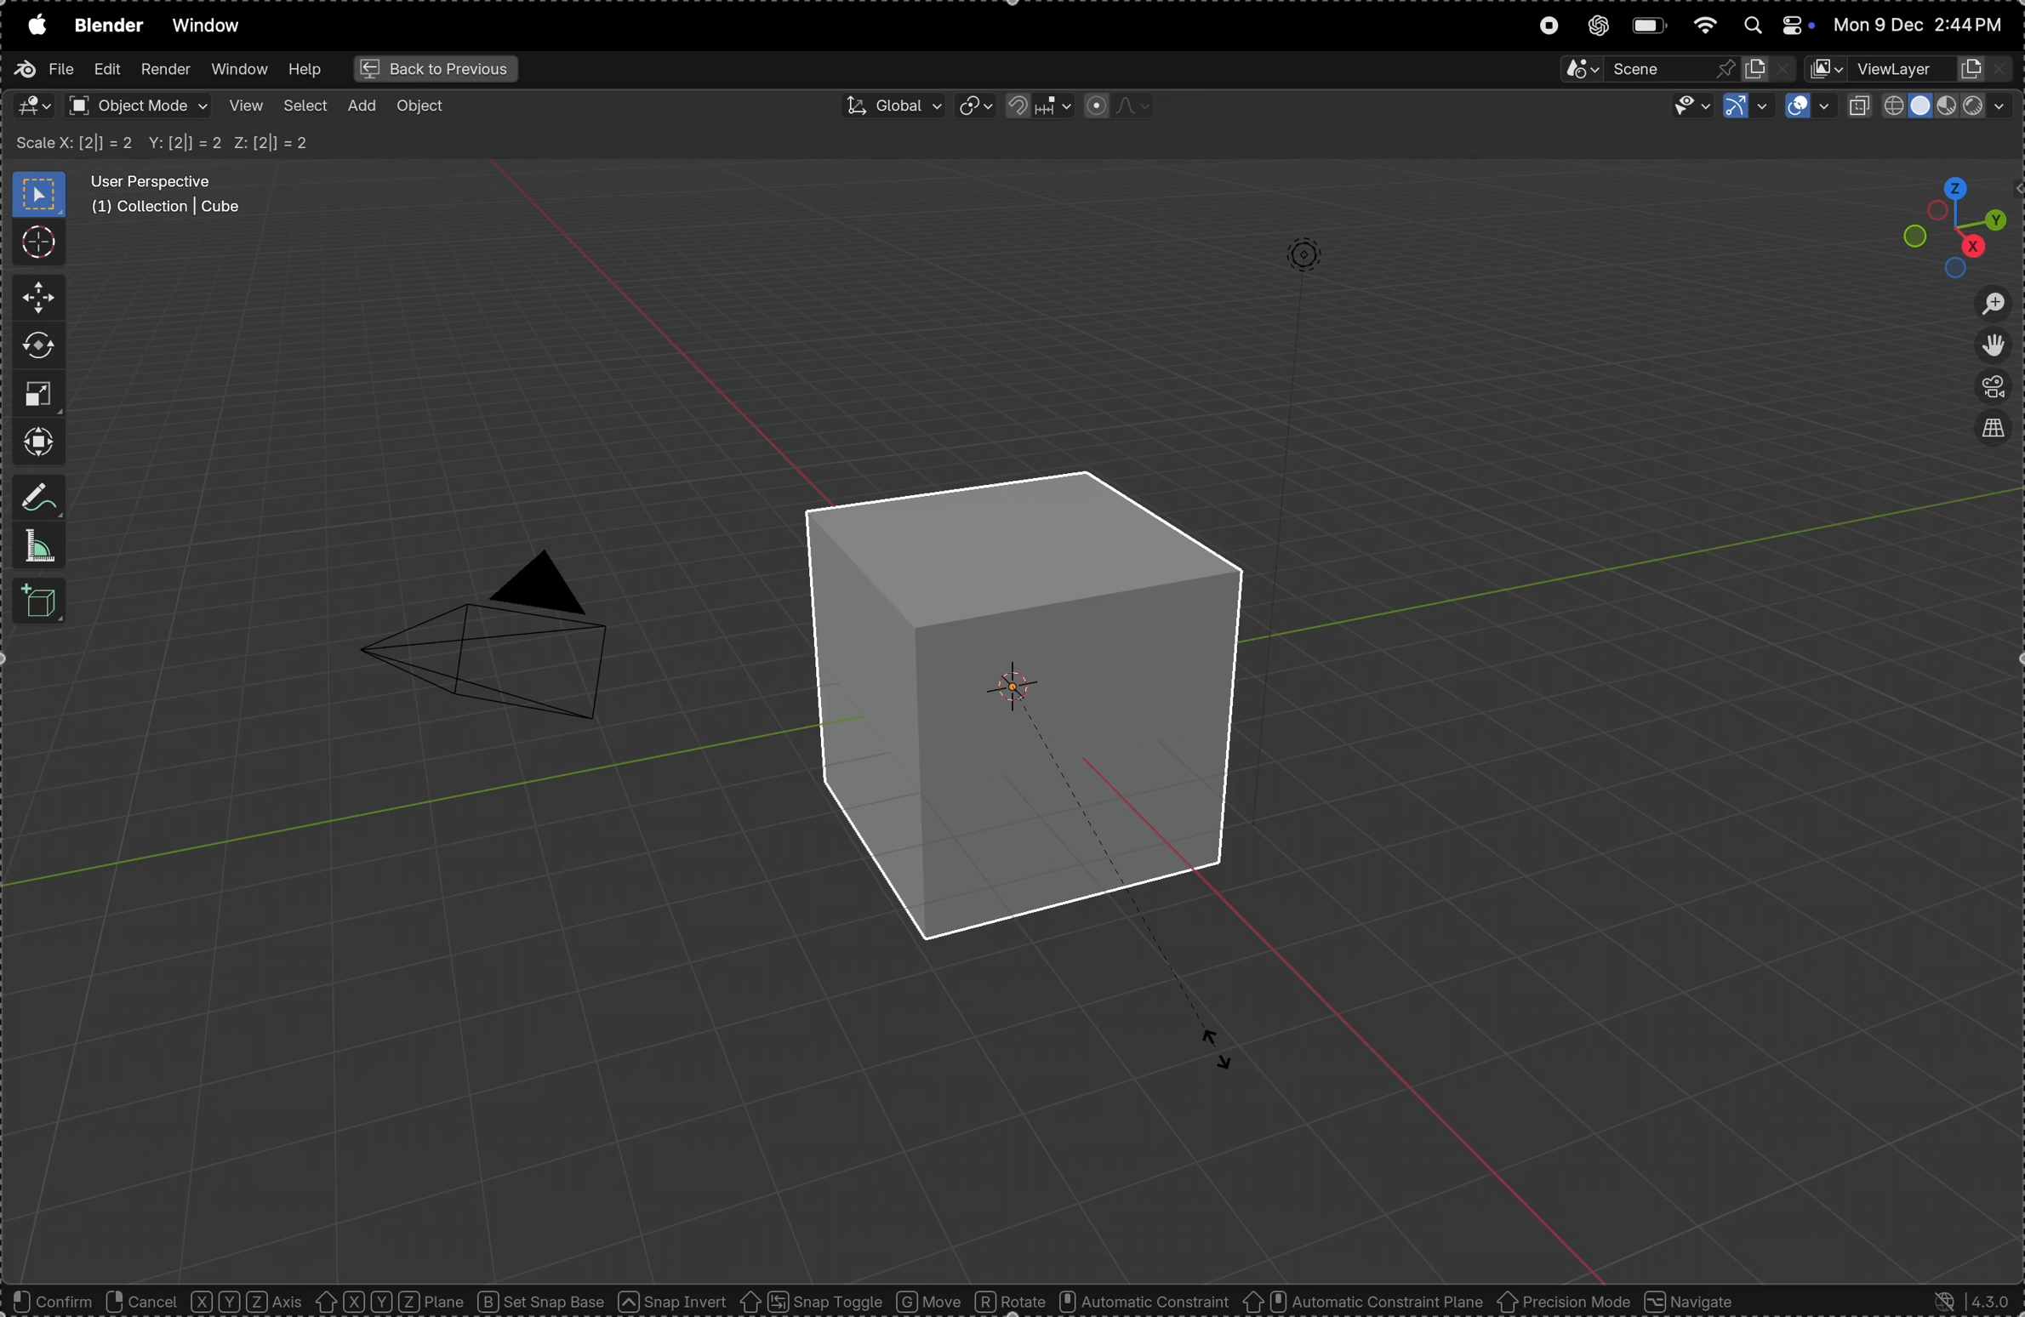 This screenshot has width=2025, height=1317. I want to click on record, so click(1546, 30).